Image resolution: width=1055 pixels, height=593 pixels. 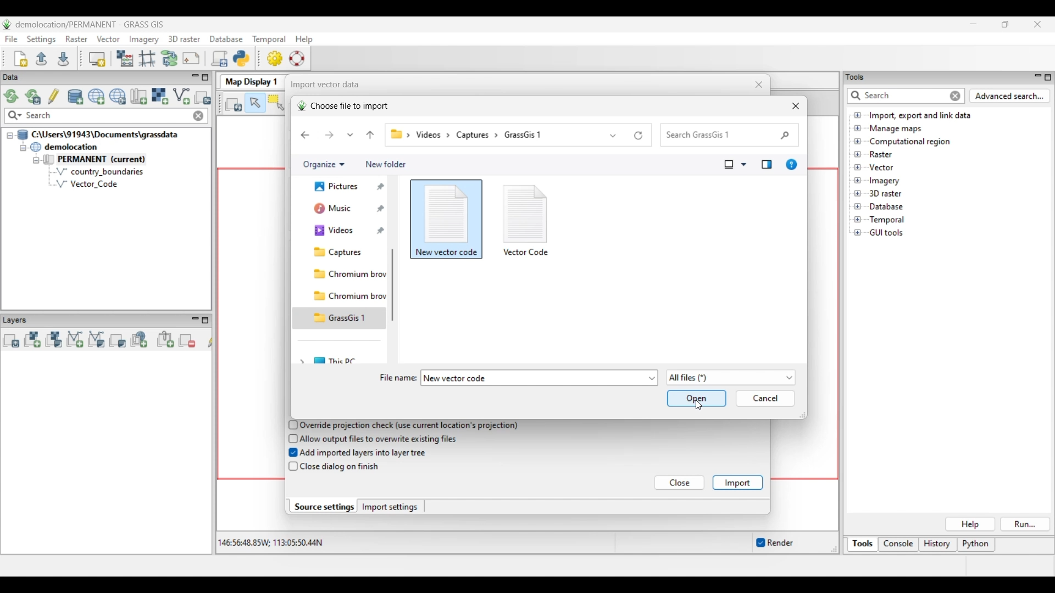 What do you see at coordinates (896, 129) in the screenshot?
I see `Double click to see files under Manage maps` at bounding box center [896, 129].